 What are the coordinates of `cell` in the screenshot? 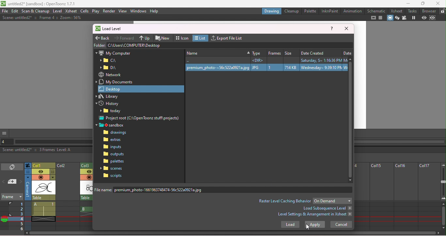 It's located at (42, 219).